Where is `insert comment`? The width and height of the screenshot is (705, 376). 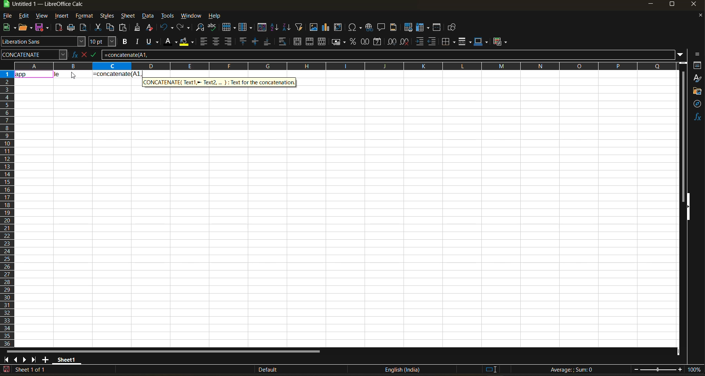
insert comment is located at coordinates (382, 27).